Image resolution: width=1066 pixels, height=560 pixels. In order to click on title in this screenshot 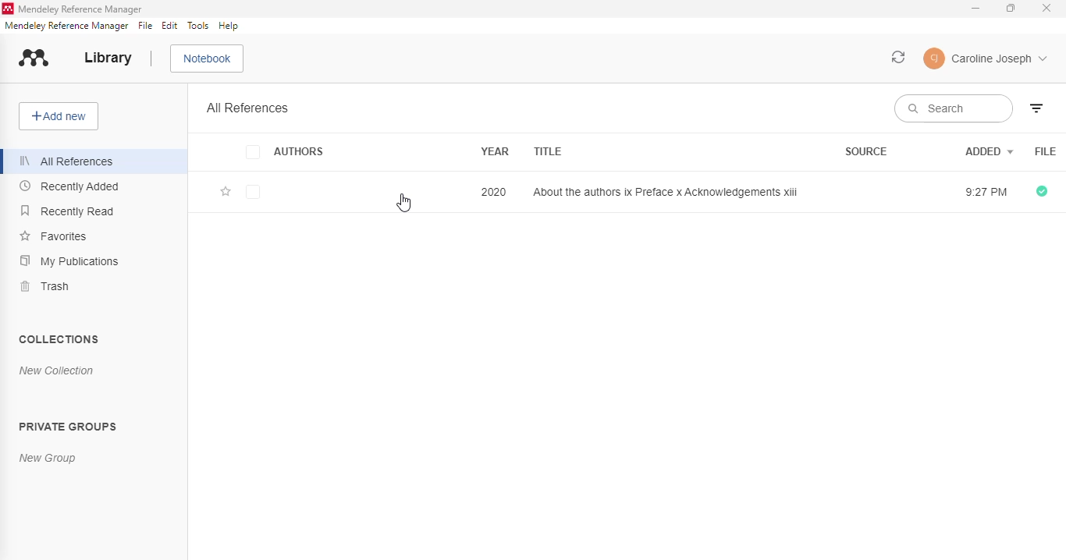, I will do `click(547, 151)`.